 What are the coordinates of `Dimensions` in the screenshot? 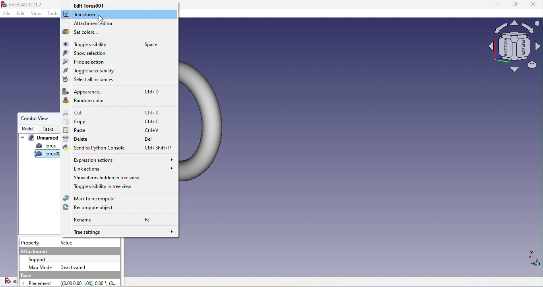 It's located at (533, 261).